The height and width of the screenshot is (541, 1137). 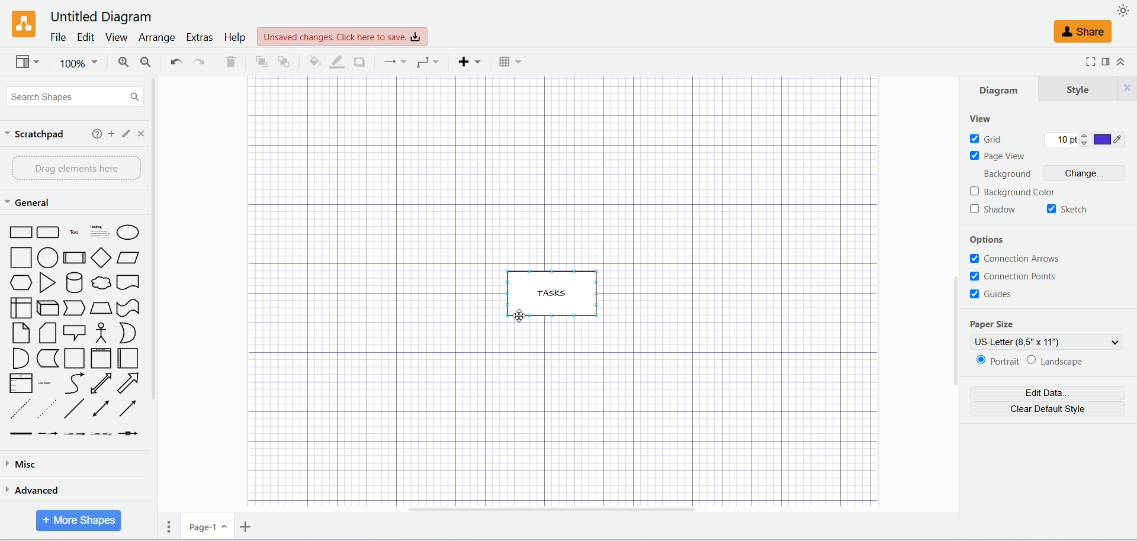 I want to click on US-letter, so click(x=1046, y=342).